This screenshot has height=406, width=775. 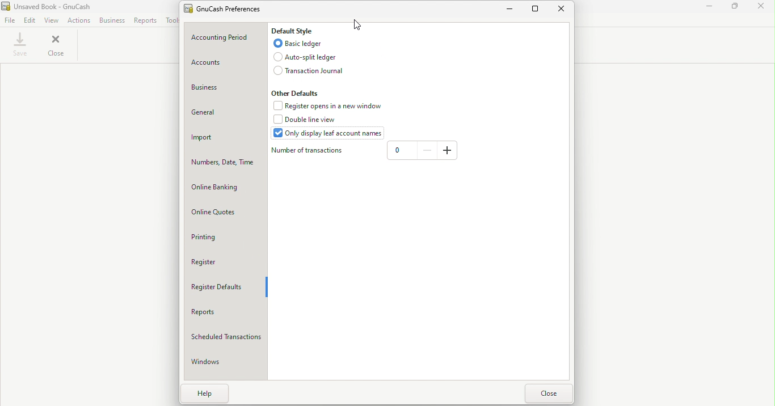 I want to click on Double line view, so click(x=308, y=120).